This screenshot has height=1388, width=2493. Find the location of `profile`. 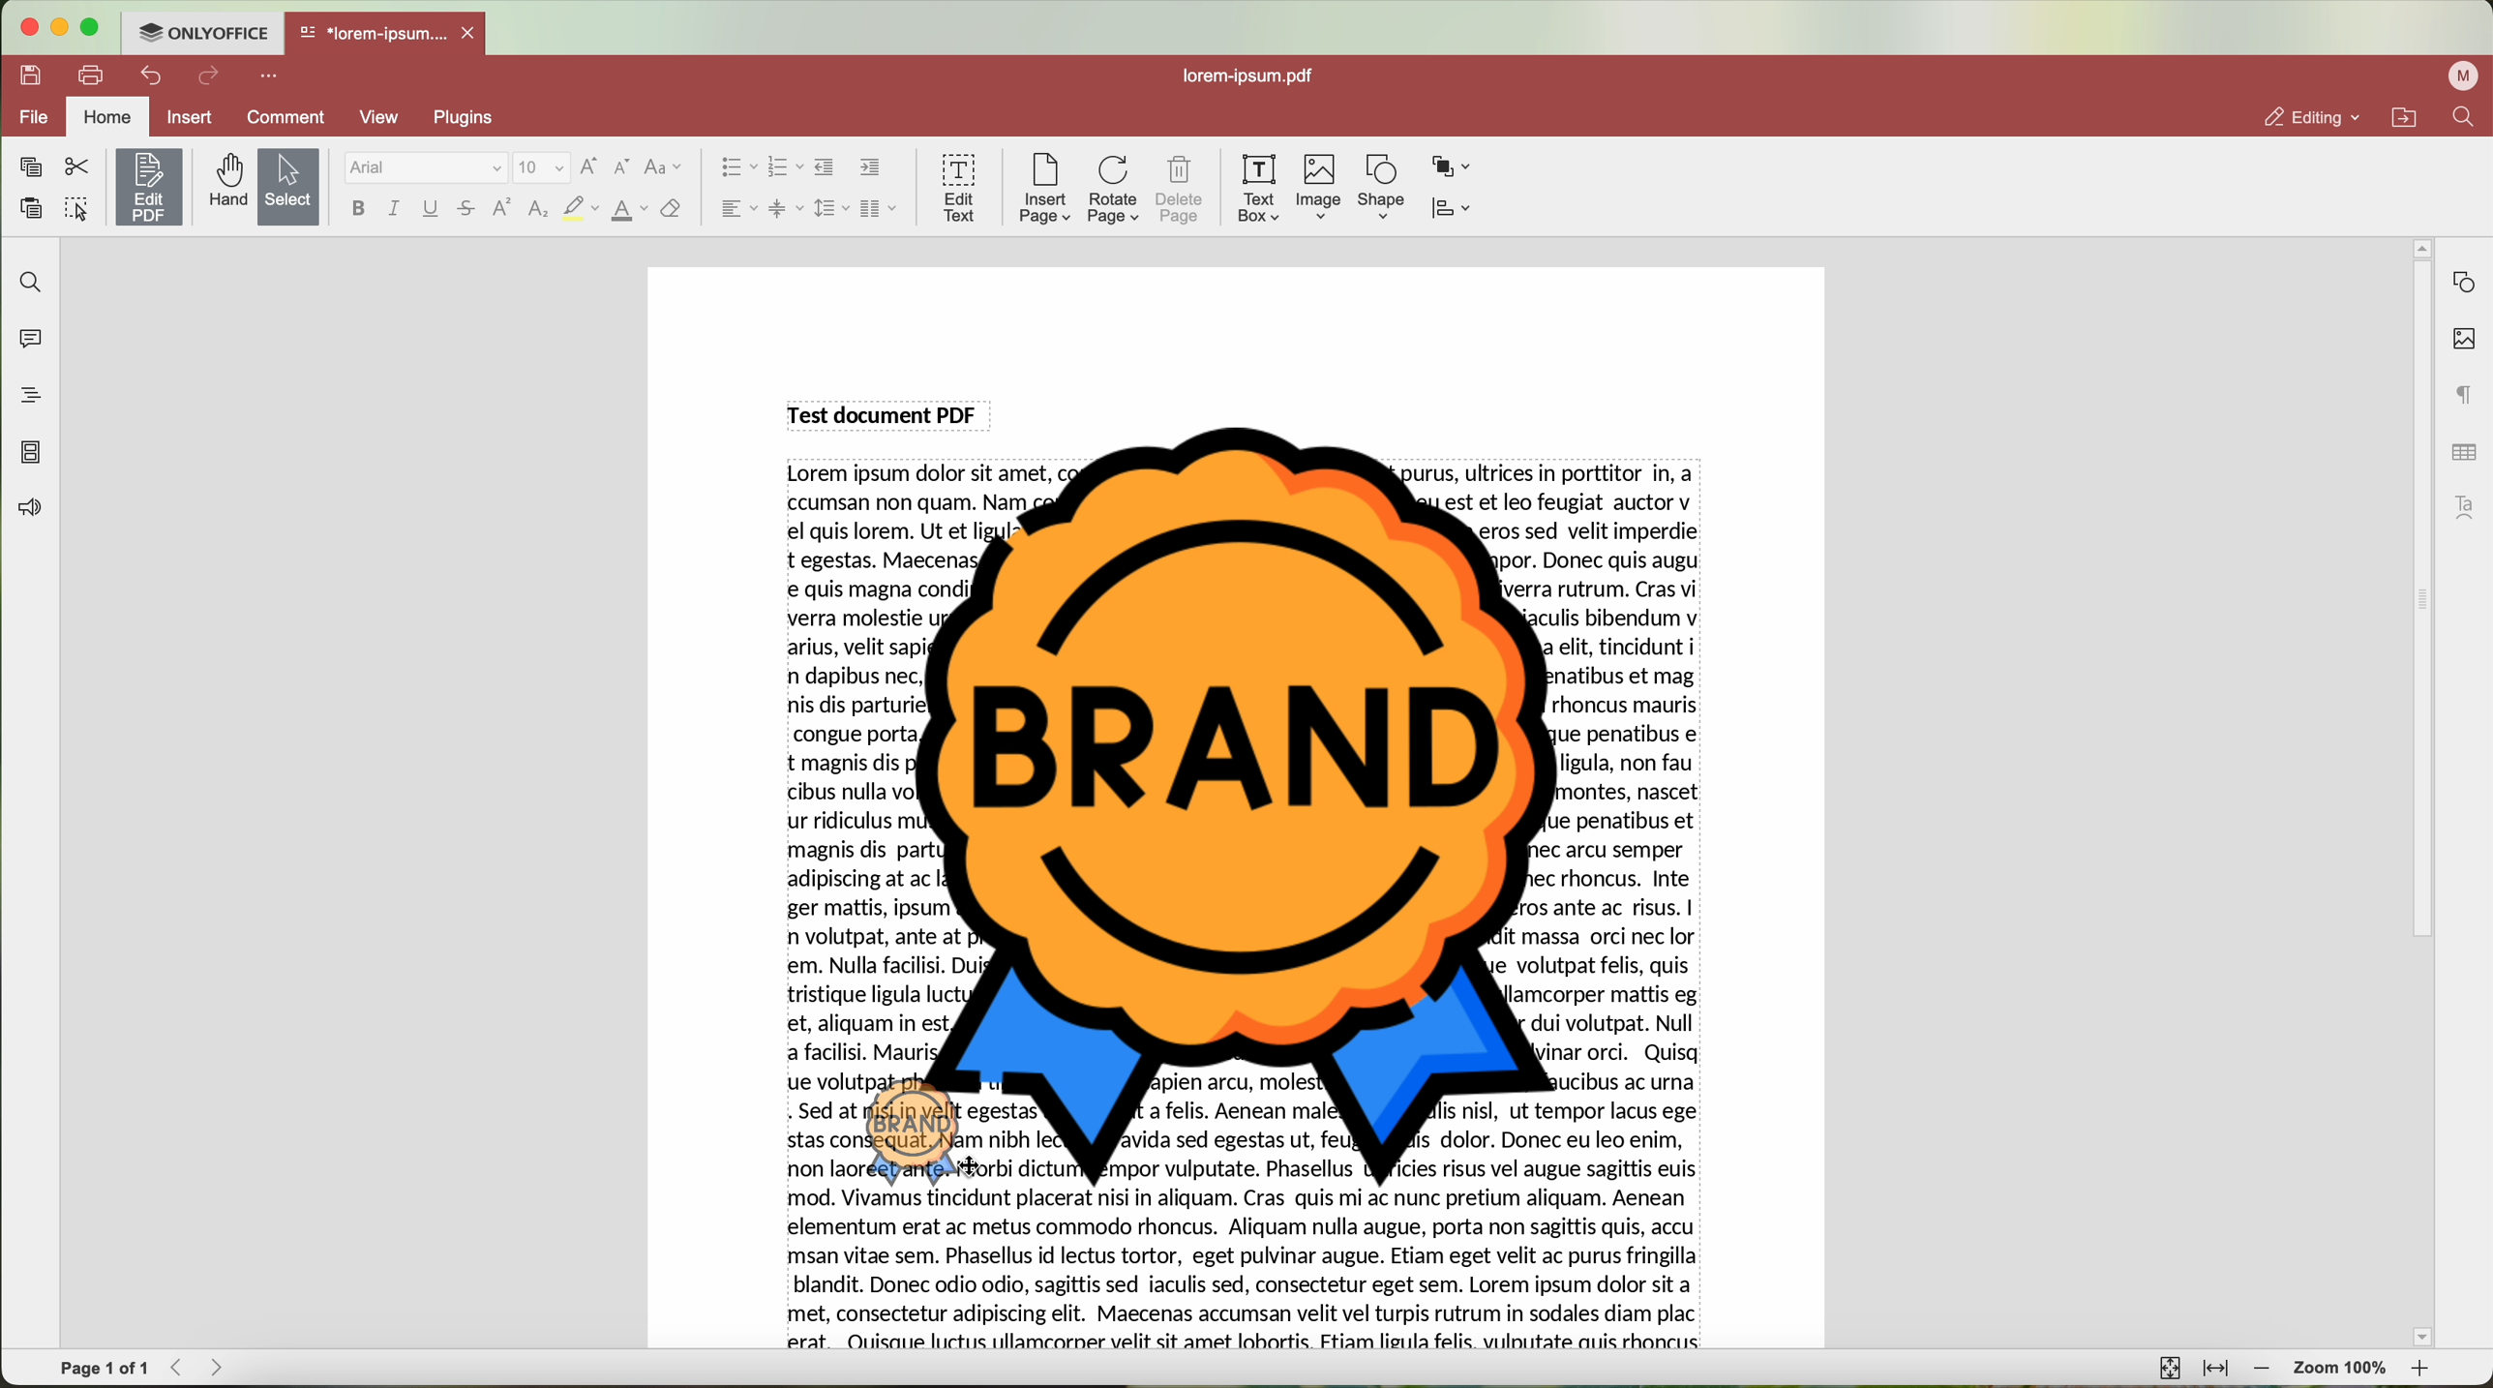

profile is located at coordinates (2467, 75).